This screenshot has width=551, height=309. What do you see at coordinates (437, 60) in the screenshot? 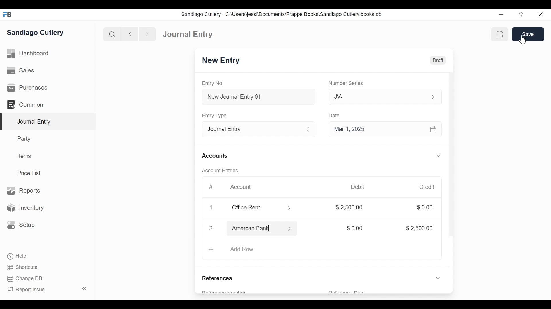
I see `Draft` at bounding box center [437, 60].